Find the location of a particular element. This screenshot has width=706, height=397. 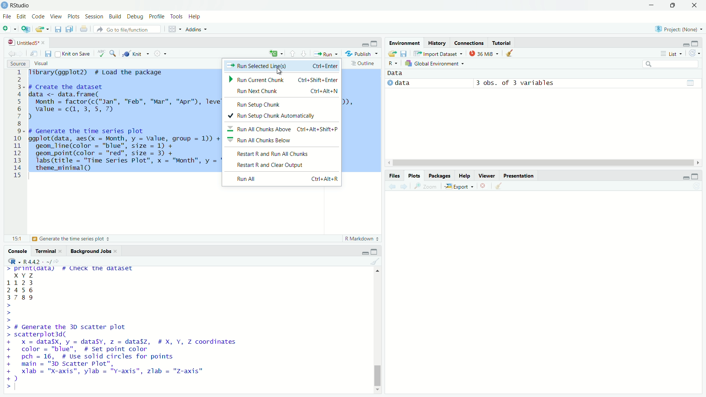

project: (None) is located at coordinates (678, 28).